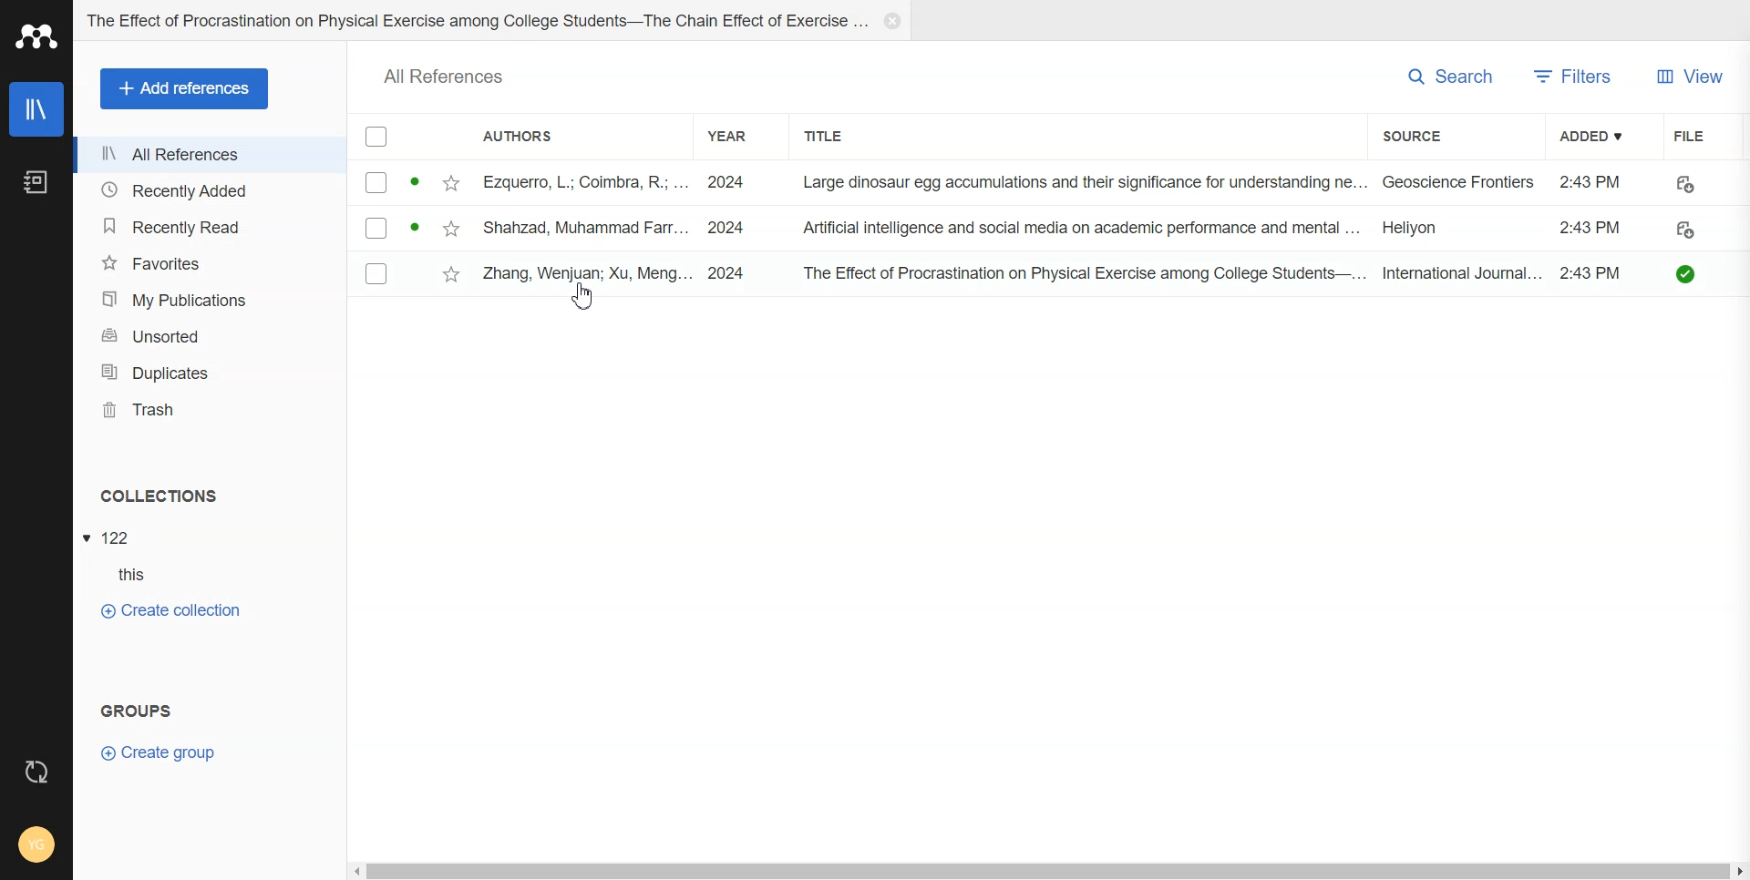  I want to click on Sources, so click(1420, 136).